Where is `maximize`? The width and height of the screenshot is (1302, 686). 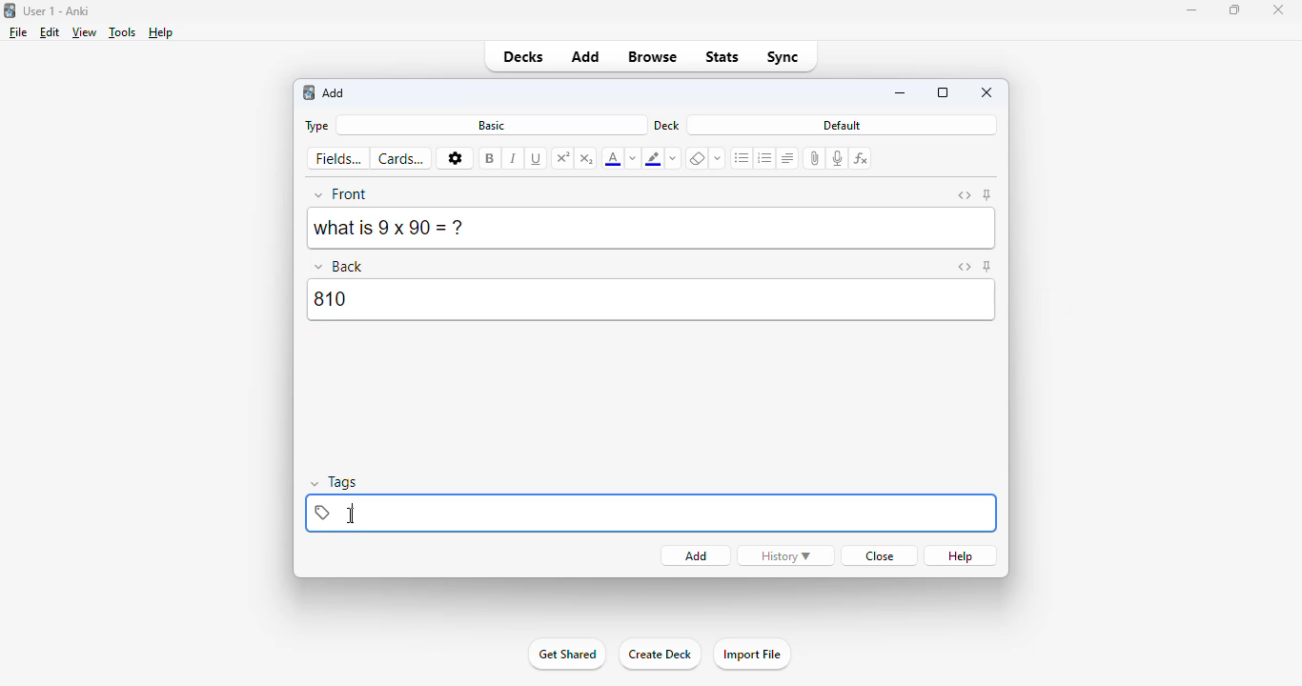
maximize is located at coordinates (1235, 10).